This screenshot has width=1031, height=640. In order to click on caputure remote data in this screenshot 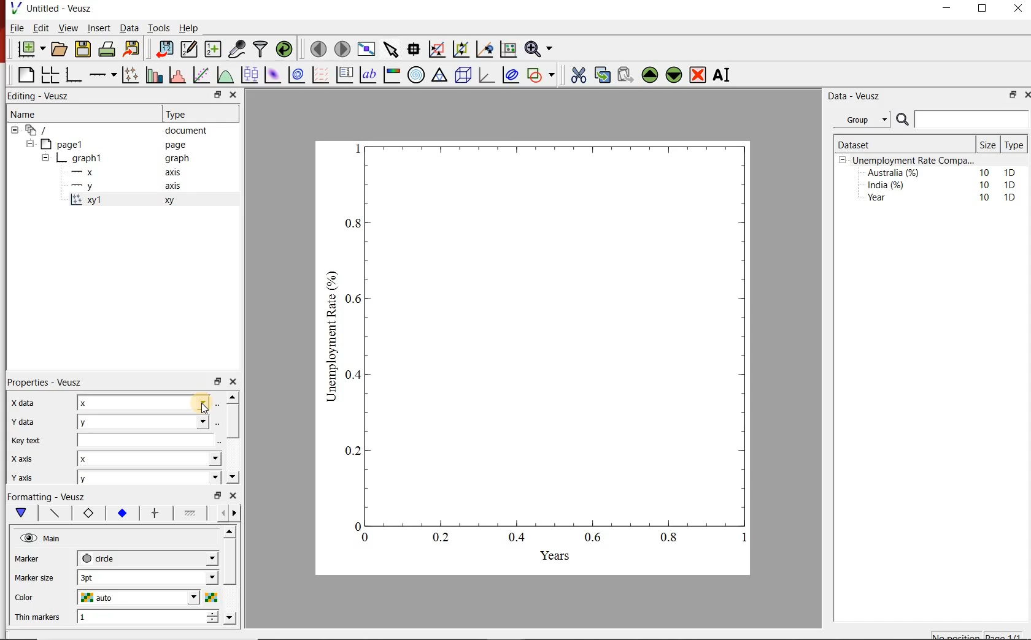, I will do `click(238, 48)`.